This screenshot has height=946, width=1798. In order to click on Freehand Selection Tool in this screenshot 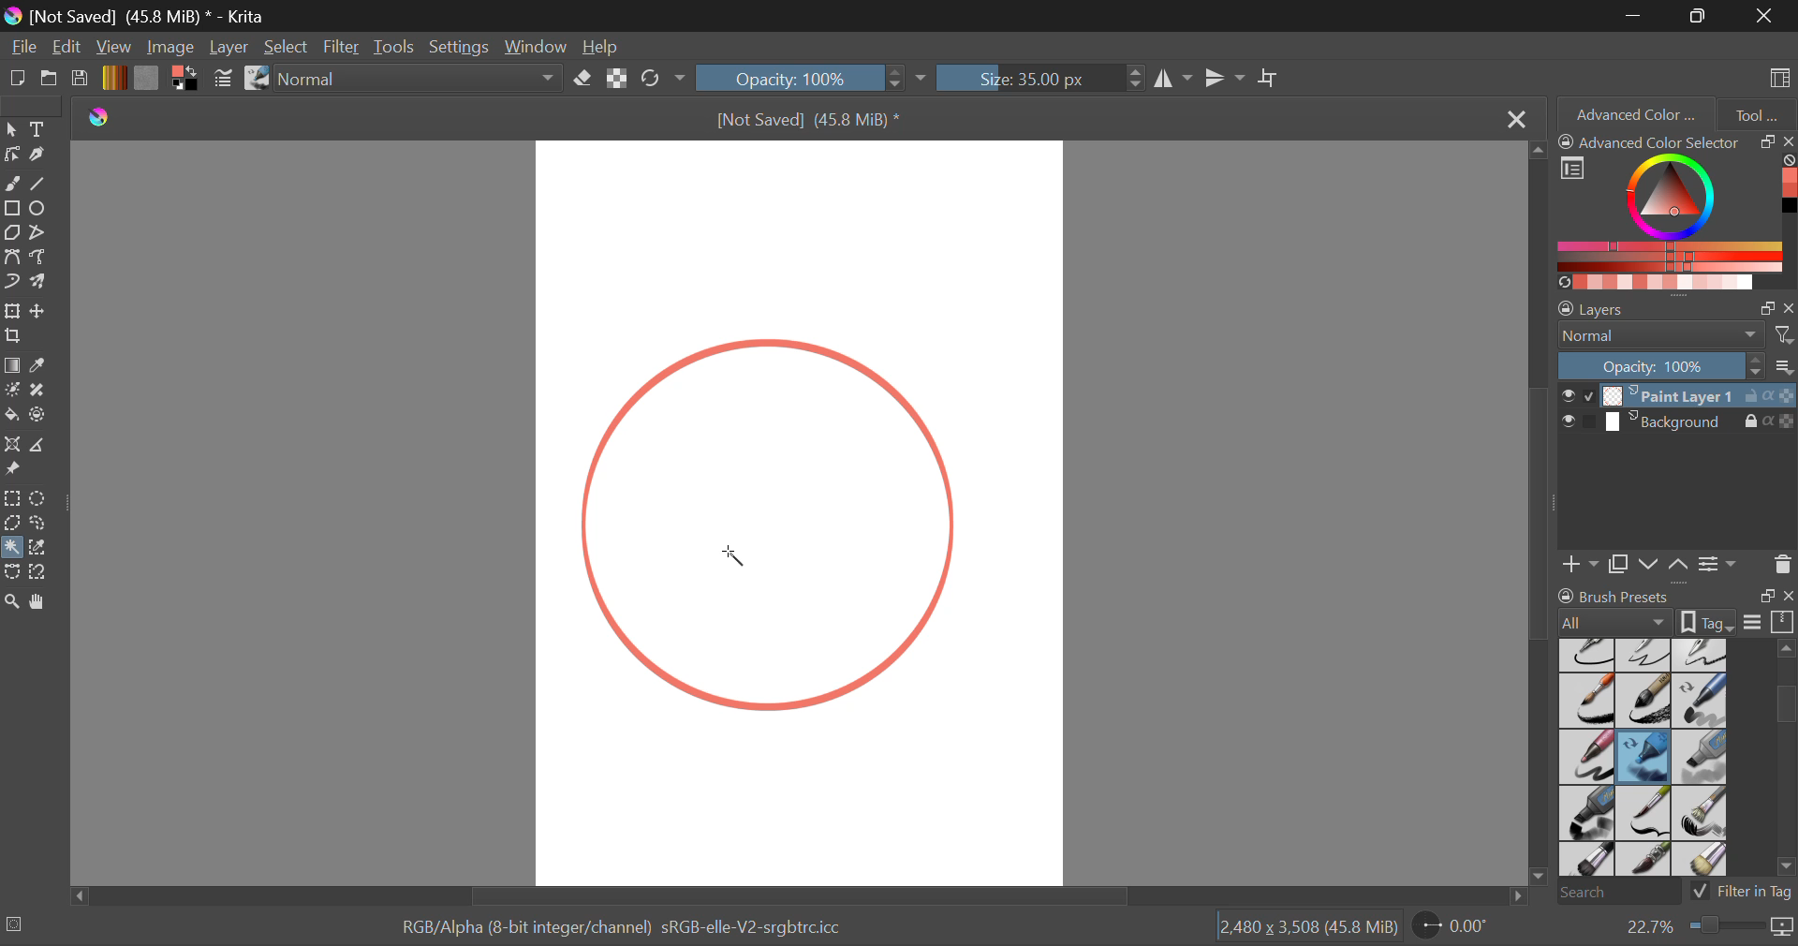, I will do `click(40, 523)`.